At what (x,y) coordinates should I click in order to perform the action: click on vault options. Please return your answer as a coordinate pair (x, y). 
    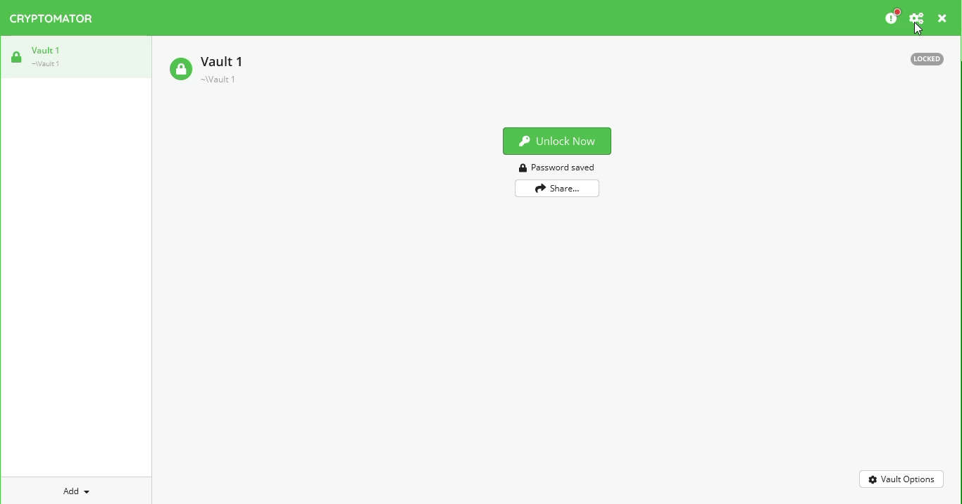
    Looking at the image, I should click on (901, 479).